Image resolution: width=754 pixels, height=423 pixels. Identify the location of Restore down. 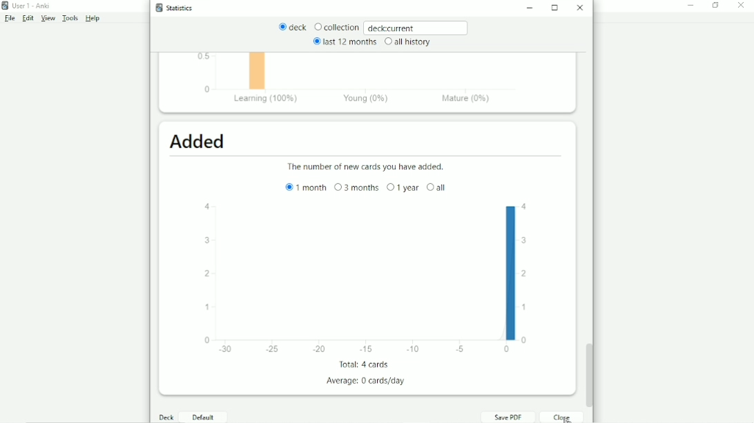
(716, 6).